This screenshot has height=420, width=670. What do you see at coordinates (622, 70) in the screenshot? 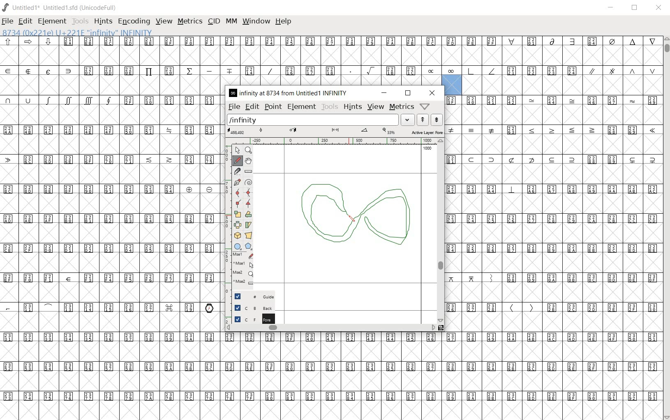
I see `symbols` at bounding box center [622, 70].